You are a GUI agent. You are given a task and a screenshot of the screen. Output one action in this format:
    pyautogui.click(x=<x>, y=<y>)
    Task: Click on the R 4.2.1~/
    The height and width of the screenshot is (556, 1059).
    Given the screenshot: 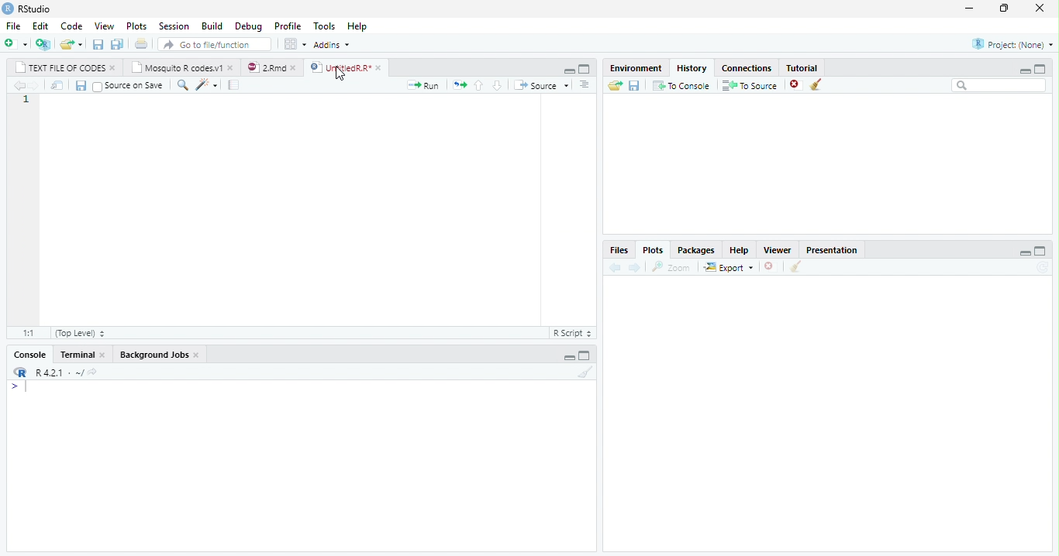 What is the action you would take?
    pyautogui.click(x=58, y=372)
    